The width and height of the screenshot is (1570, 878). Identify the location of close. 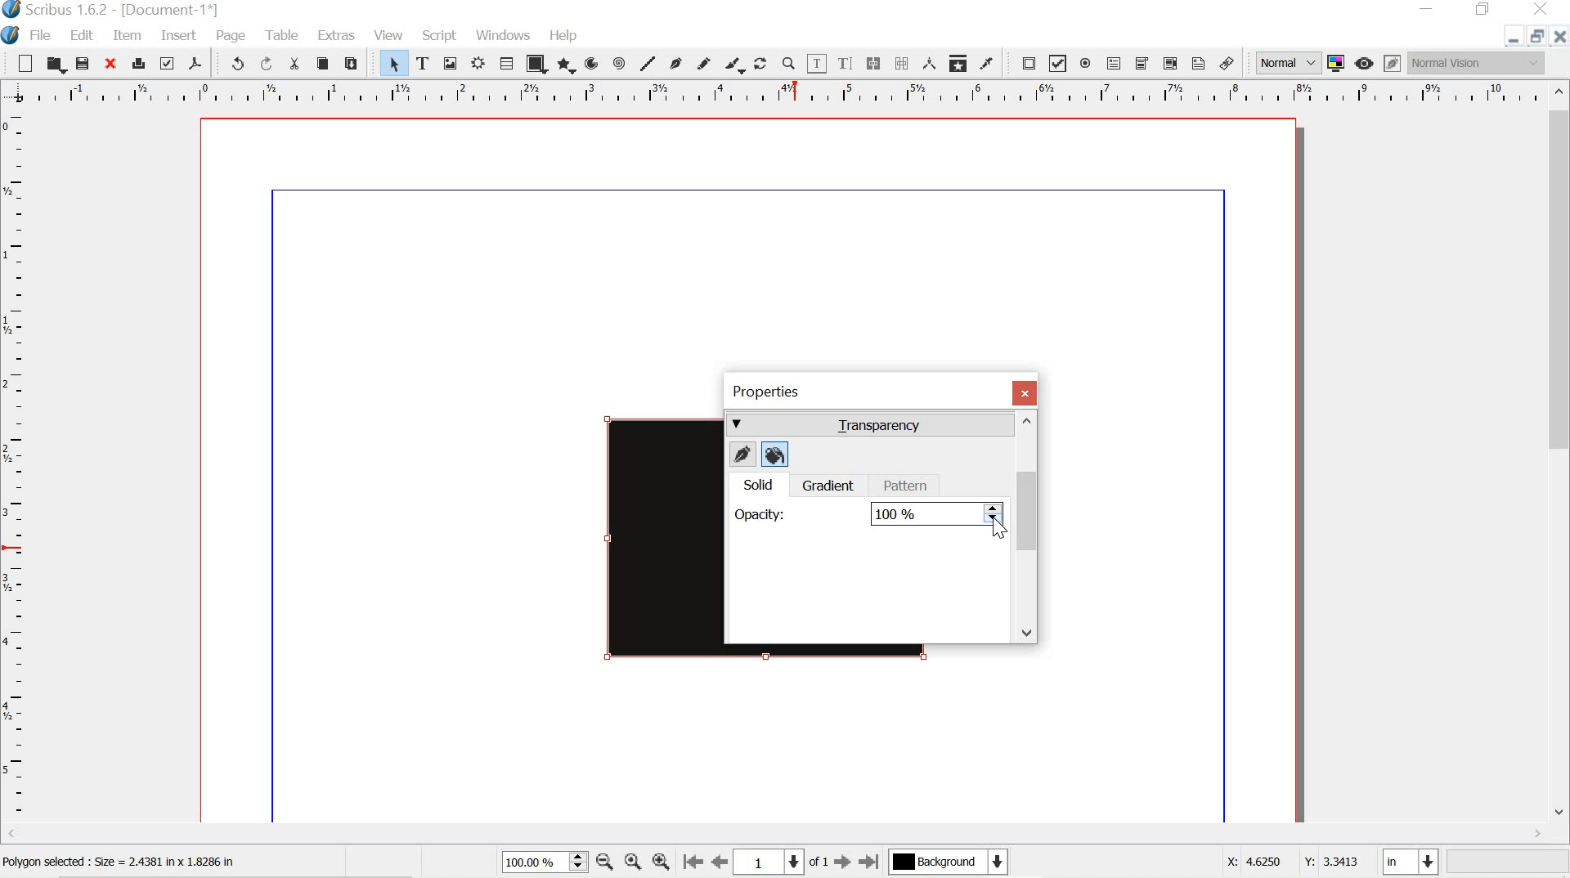
(1025, 393).